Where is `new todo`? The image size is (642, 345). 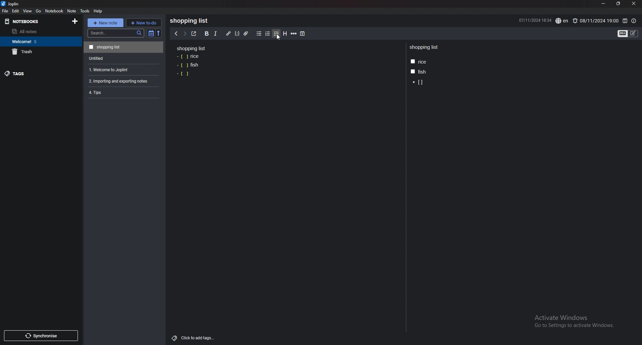
new todo is located at coordinates (143, 22).